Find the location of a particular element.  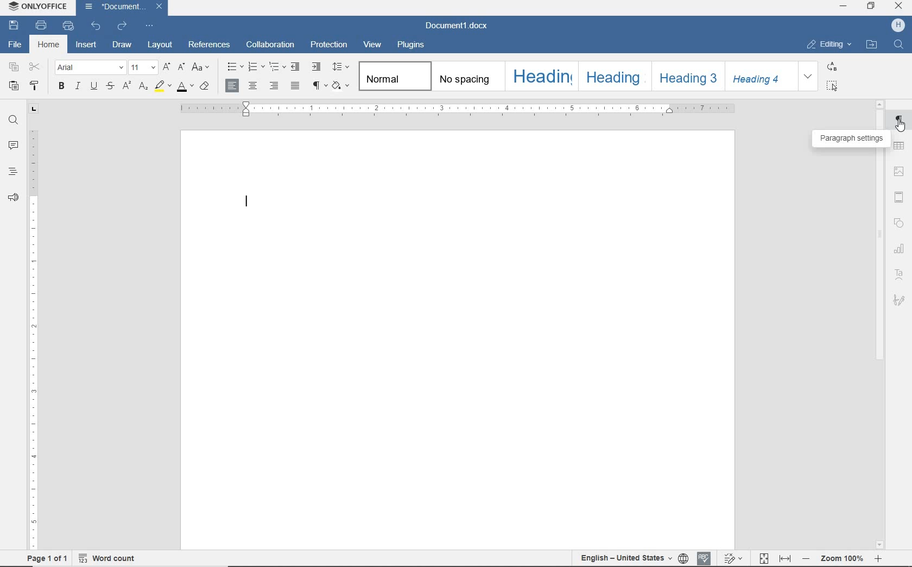

home is located at coordinates (50, 44).